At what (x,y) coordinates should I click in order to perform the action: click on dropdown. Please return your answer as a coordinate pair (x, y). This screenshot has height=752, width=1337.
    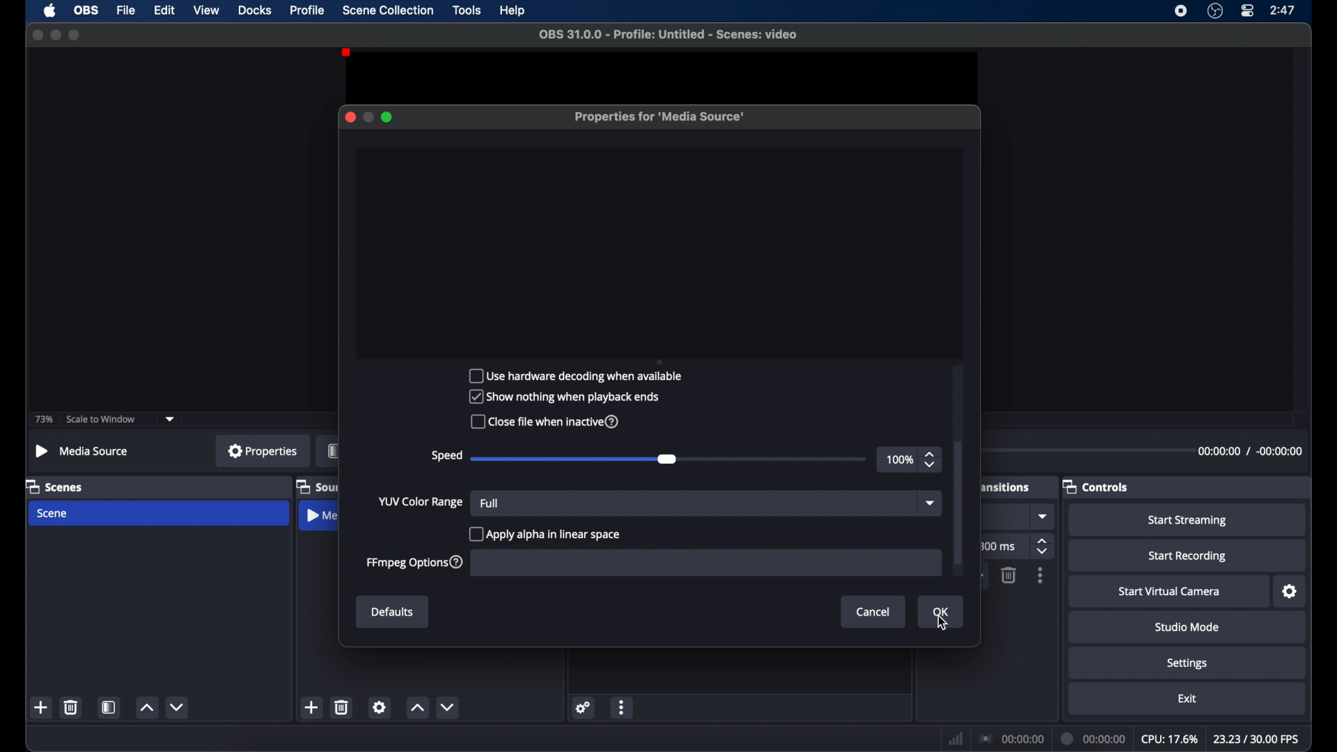
    Looking at the image, I should click on (930, 502).